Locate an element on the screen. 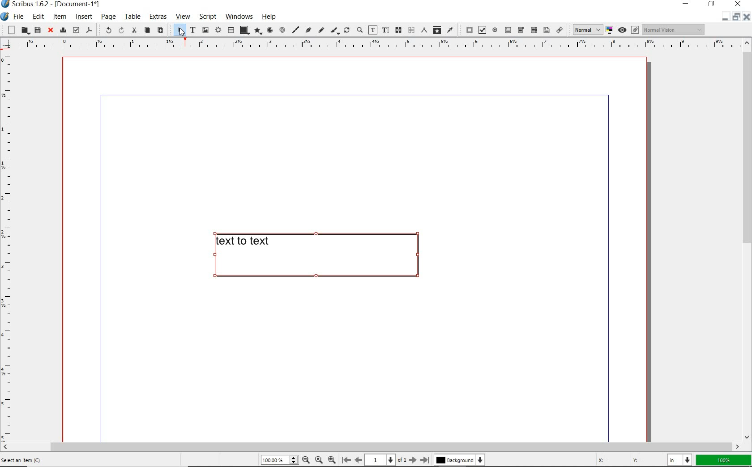  Select an item (C) is located at coordinates (23, 460).